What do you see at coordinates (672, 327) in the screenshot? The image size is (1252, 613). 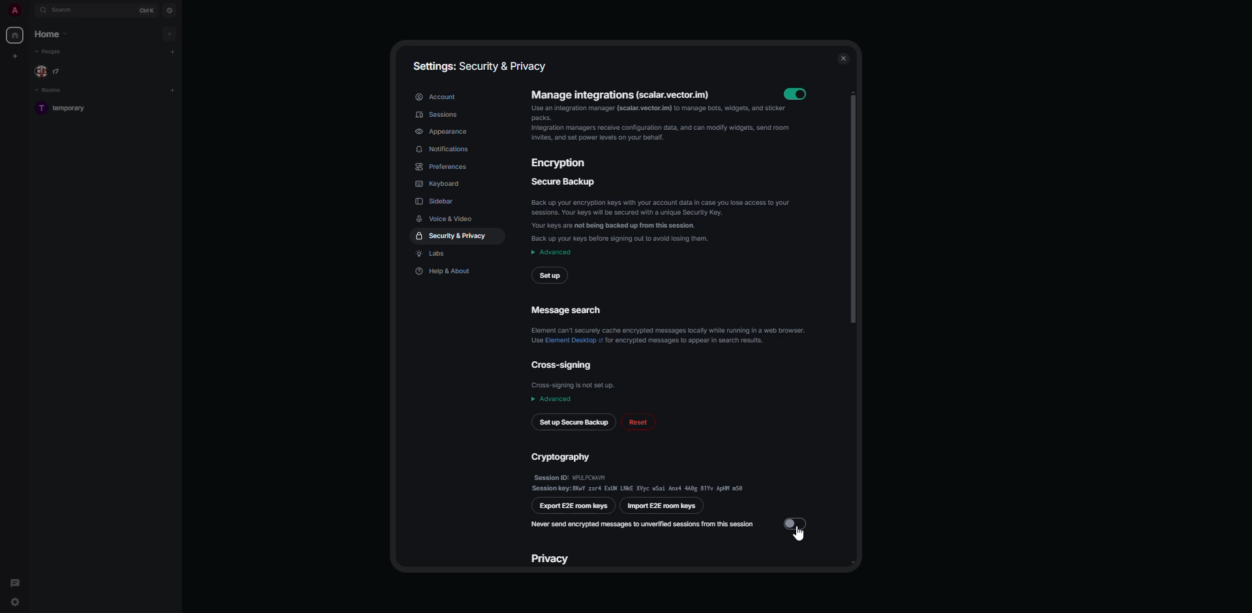 I see `message search` at bounding box center [672, 327].